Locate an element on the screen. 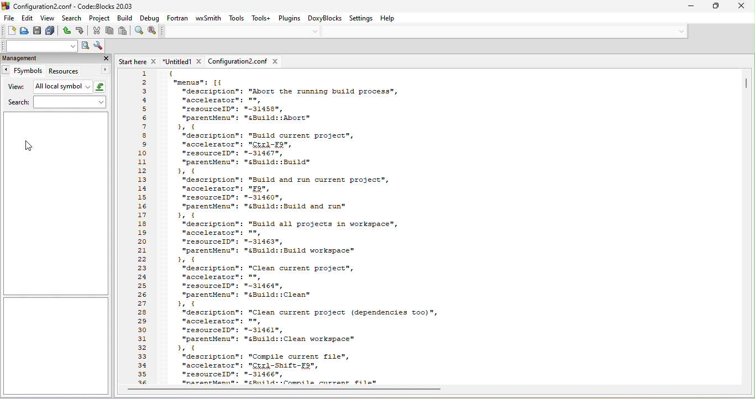 This screenshot has width=755, height=399. edit is located at coordinates (29, 18).